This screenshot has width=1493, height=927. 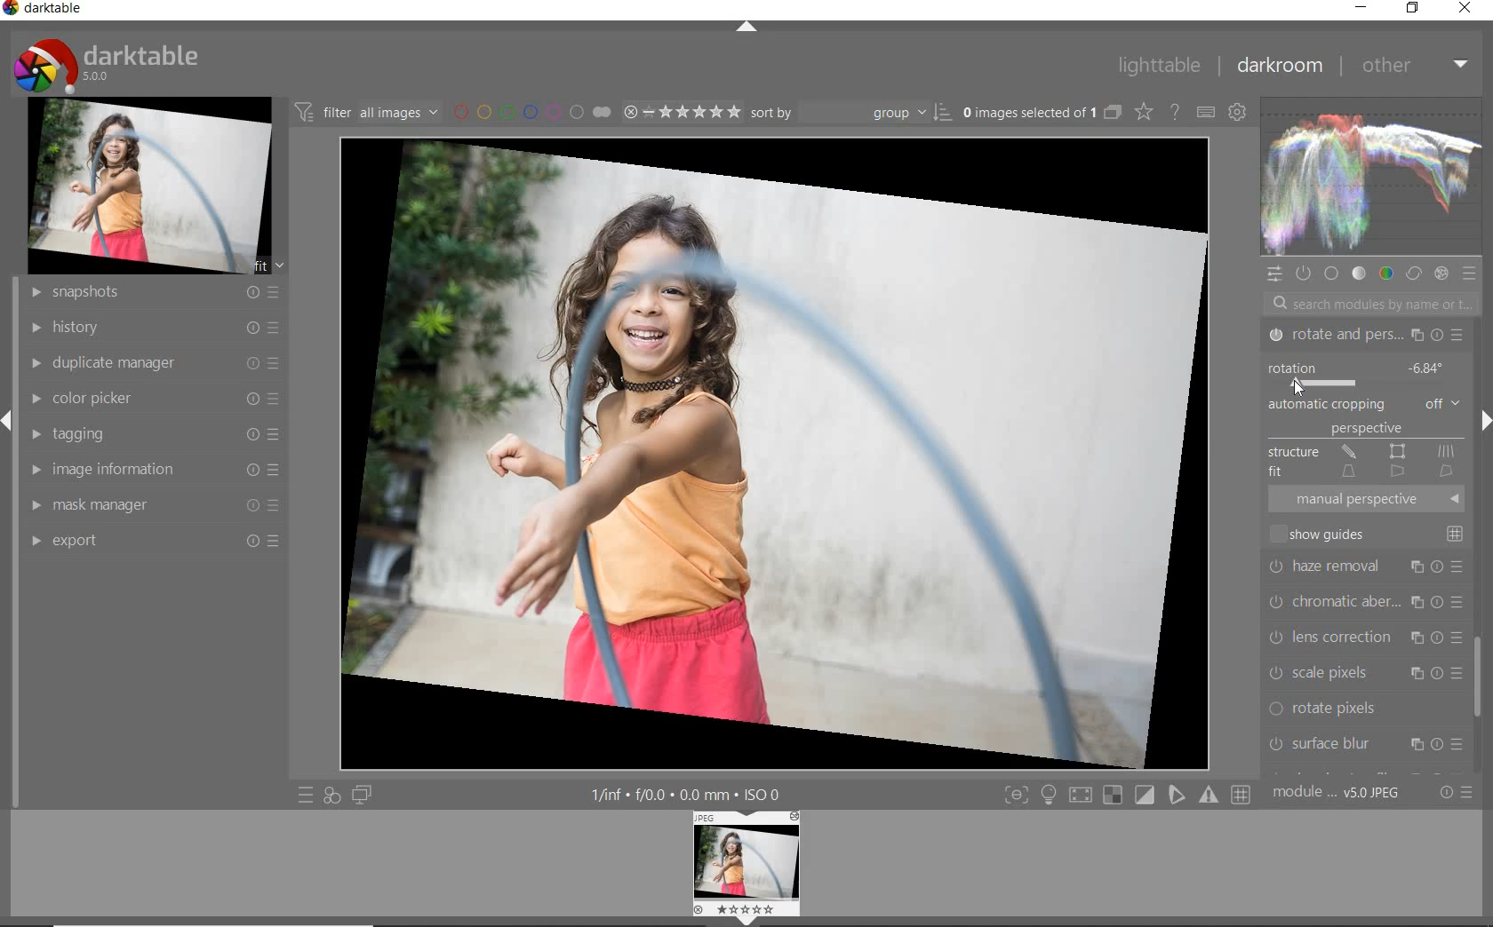 What do you see at coordinates (1415, 8) in the screenshot?
I see `restore` at bounding box center [1415, 8].